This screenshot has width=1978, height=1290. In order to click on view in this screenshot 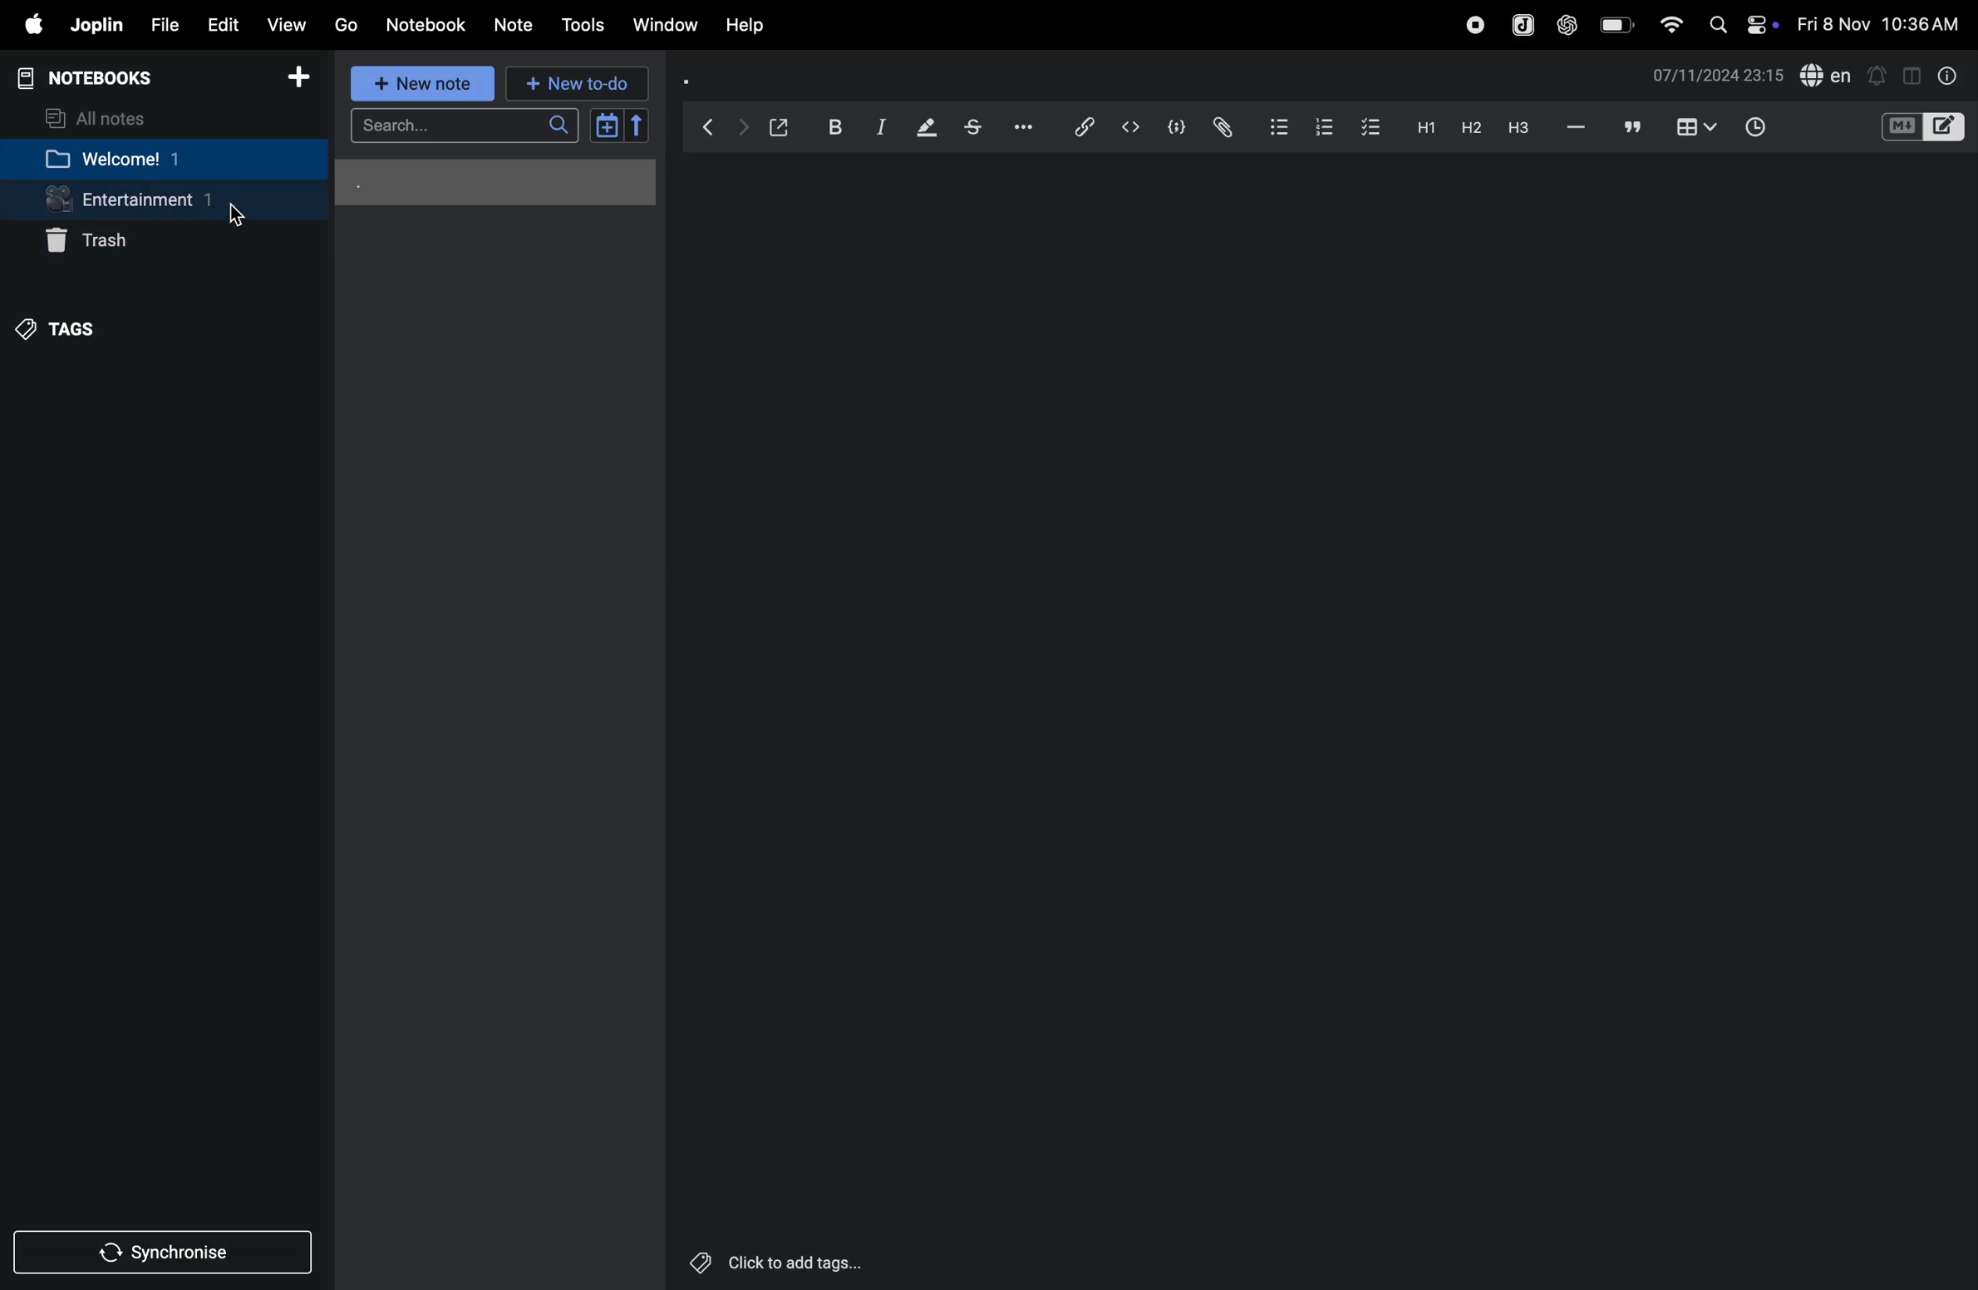, I will do `click(288, 27)`.